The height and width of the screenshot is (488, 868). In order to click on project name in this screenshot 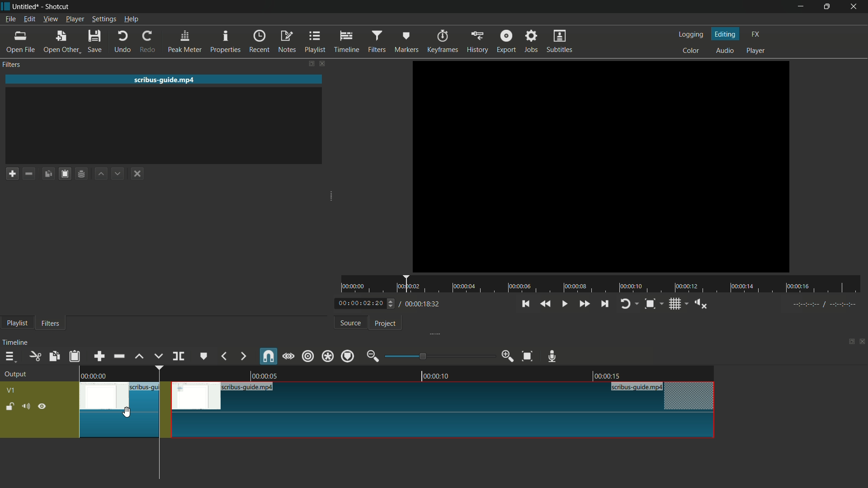, I will do `click(26, 6)`.